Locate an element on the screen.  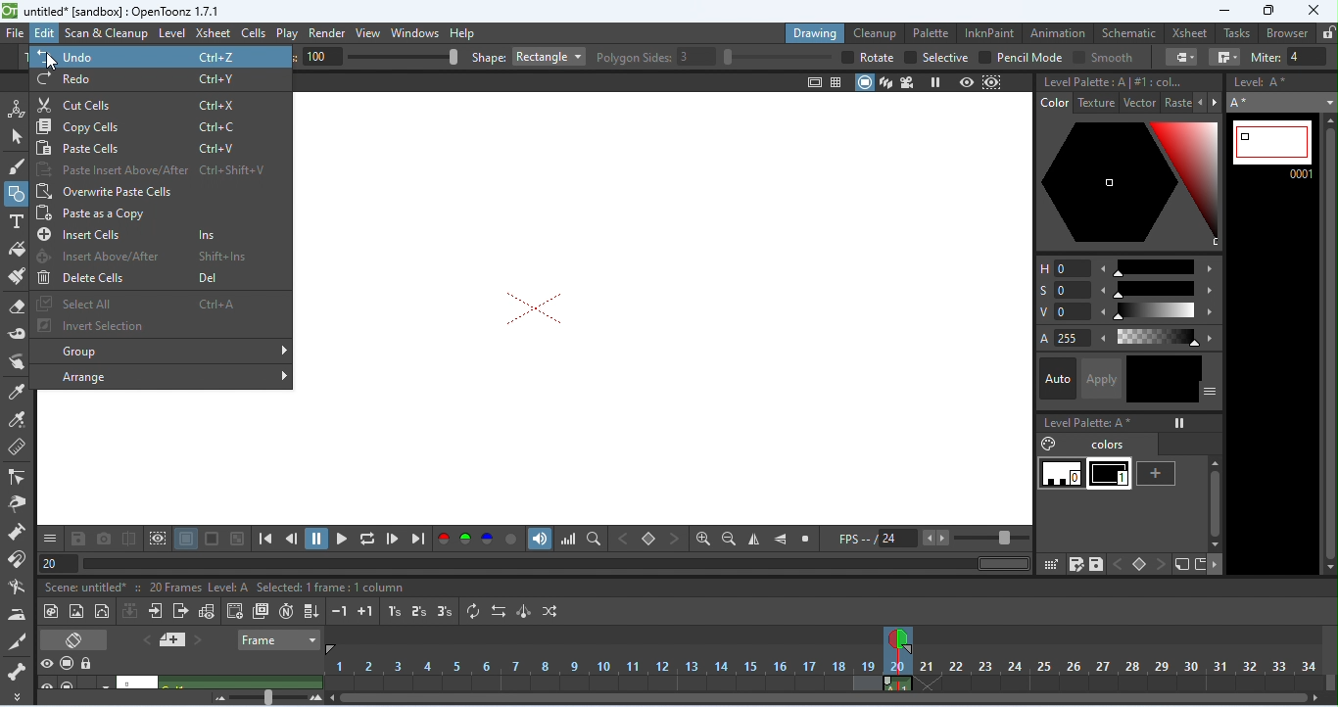
repeat is located at coordinates (474, 611).